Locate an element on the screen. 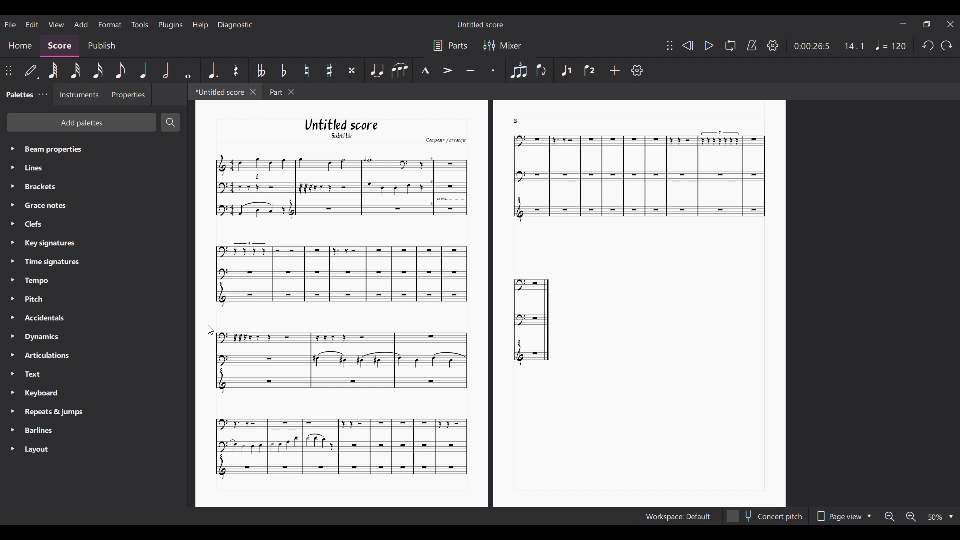 The width and height of the screenshot is (960, 540). Graph is located at coordinates (532, 320).